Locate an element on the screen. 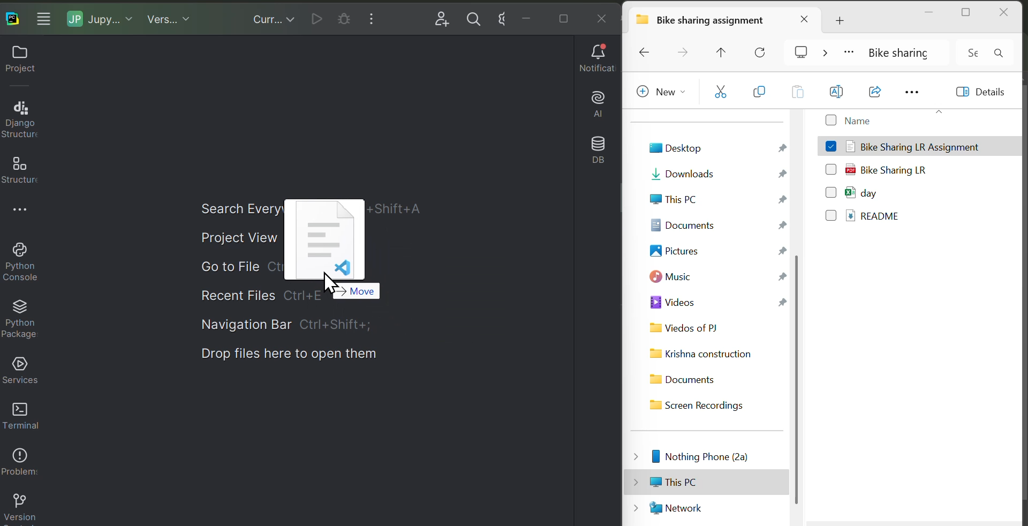 This screenshot has width=1028, height=526. Documents is located at coordinates (698, 378).